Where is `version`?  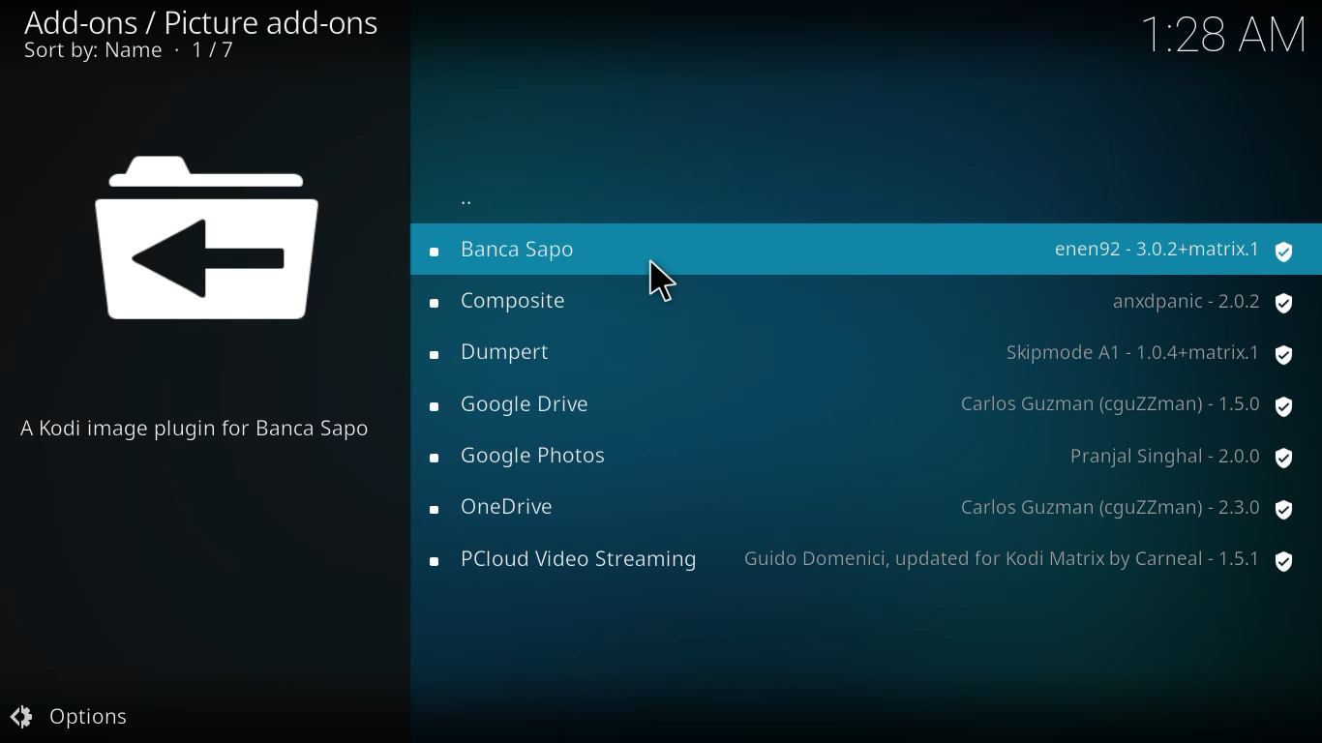
version is located at coordinates (1124, 403).